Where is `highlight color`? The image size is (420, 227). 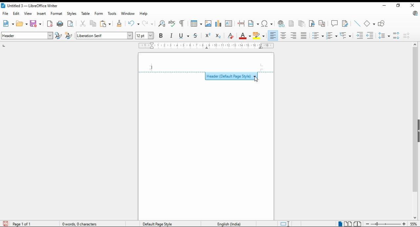
highlight color is located at coordinates (260, 36).